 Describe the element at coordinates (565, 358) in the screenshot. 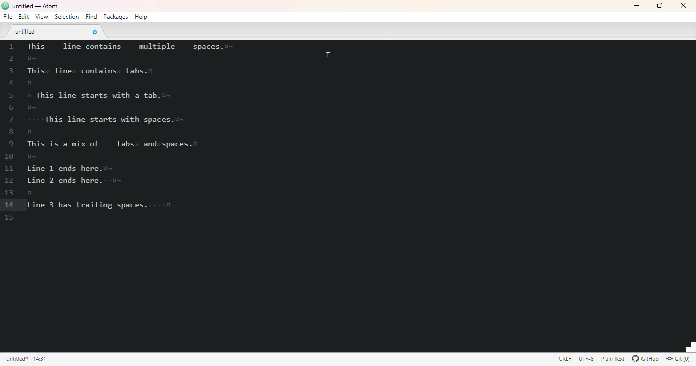

I see `file uses CRLF file endings` at that location.